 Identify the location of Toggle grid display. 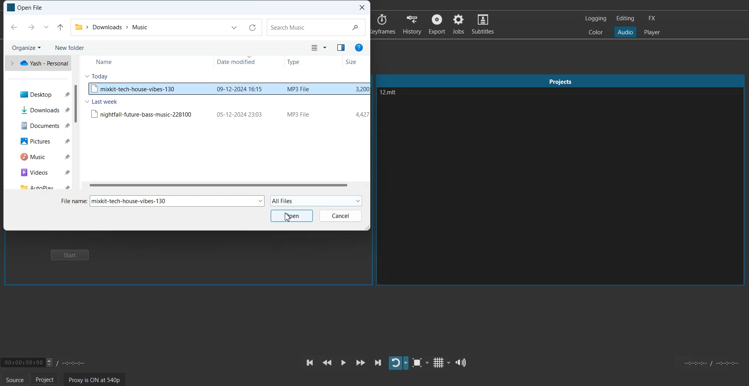
(441, 362).